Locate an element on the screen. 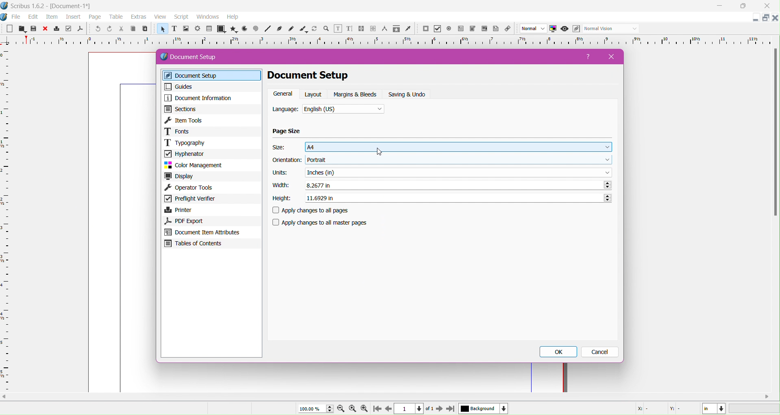 The width and height of the screenshot is (780, 415). cut is located at coordinates (120, 29).